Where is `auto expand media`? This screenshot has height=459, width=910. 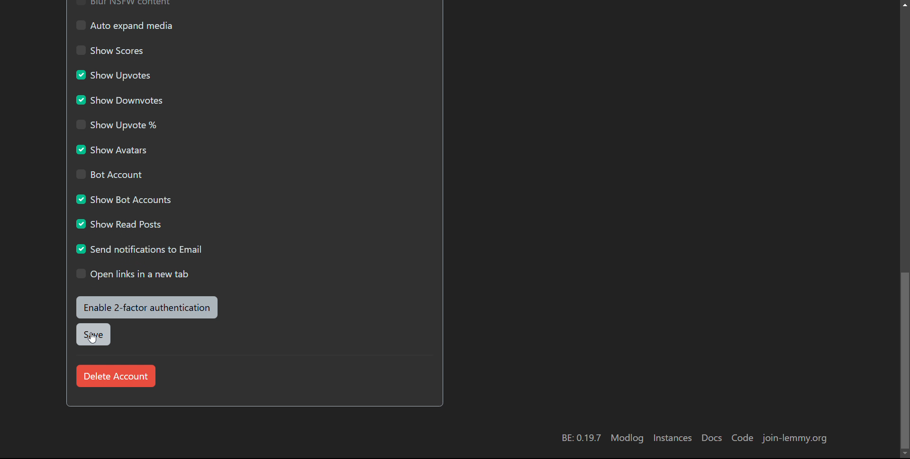 auto expand media is located at coordinates (124, 25).